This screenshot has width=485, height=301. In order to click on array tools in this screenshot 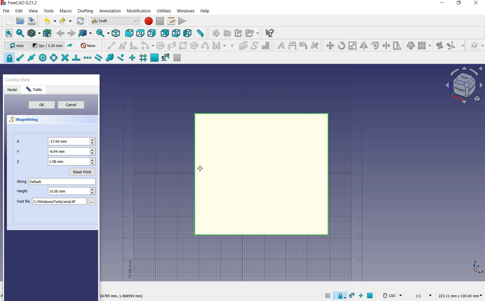, I will do `click(425, 46)`.